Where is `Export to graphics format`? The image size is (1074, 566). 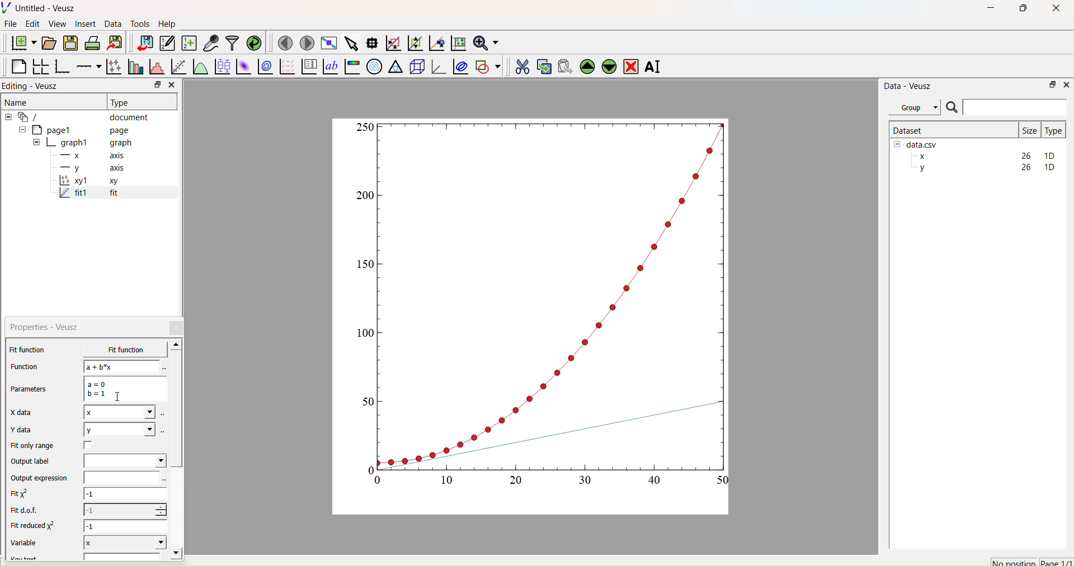 Export to graphics format is located at coordinates (115, 44).